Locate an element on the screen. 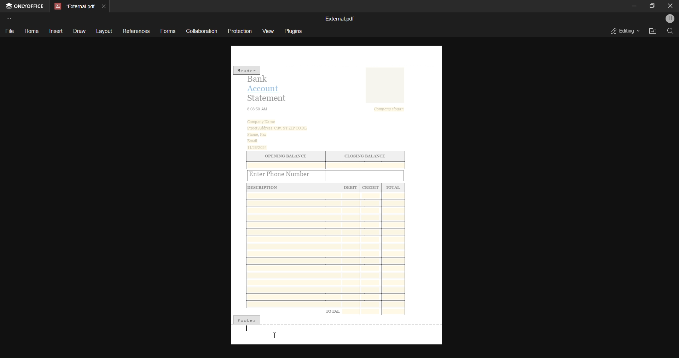 This screenshot has width=679, height=358. close current open tab is located at coordinates (106, 5).